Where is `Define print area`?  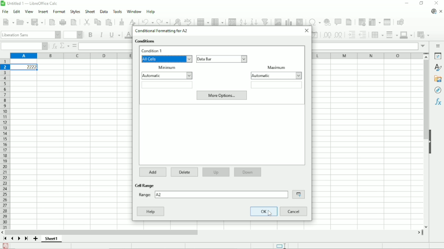
Define print area is located at coordinates (362, 22).